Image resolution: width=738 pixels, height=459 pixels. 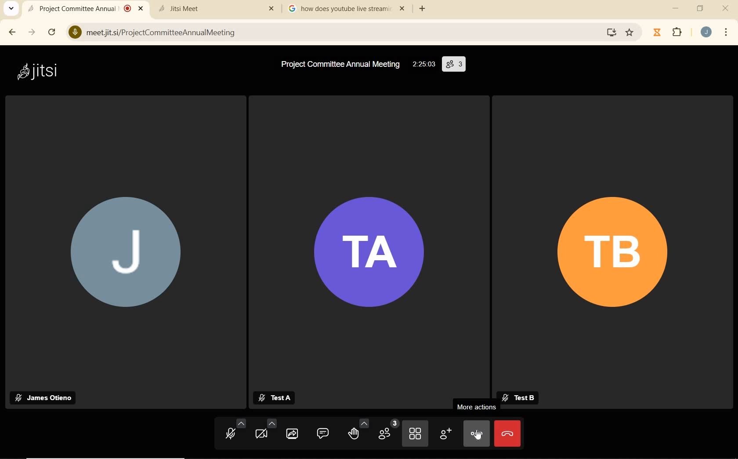 What do you see at coordinates (404, 9) in the screenshot?
I see `close` at bounding box center [404, 9].